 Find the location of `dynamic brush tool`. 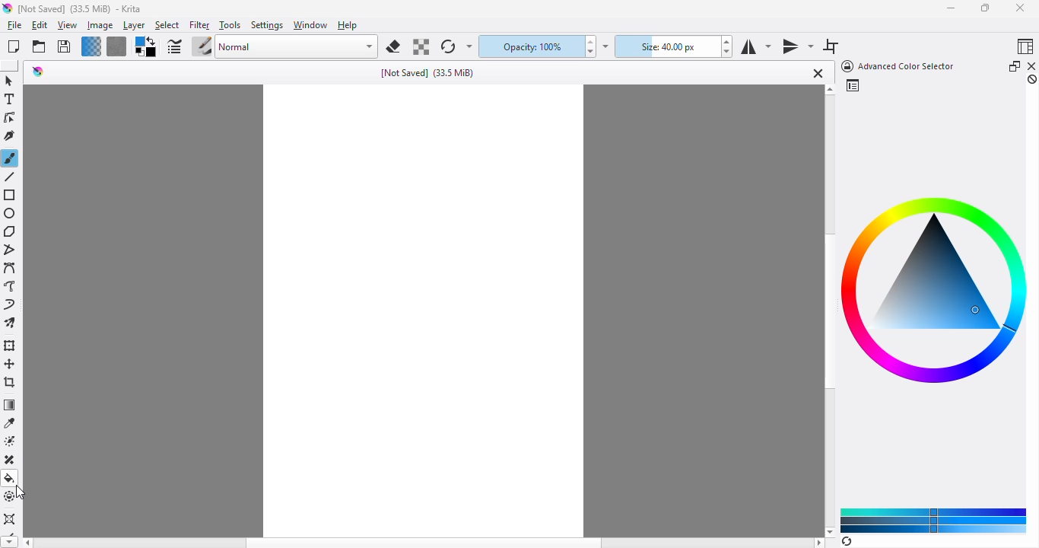

dynamic brush tool is located at coordinates (9, 304).